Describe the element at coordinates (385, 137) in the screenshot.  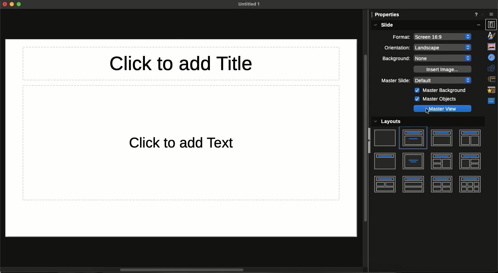
I see `Slide` at that location.